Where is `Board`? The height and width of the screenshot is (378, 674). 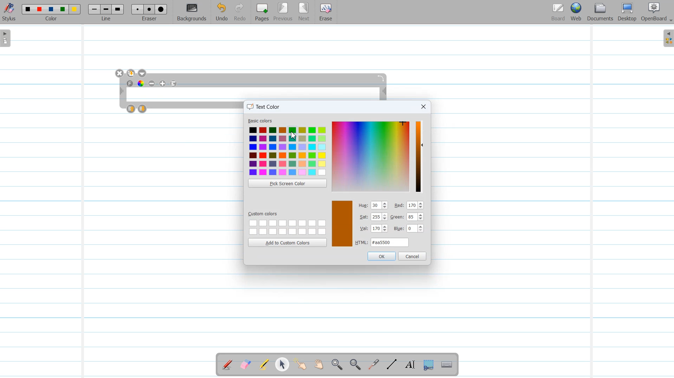 Board is located at coordinates (558, 12).